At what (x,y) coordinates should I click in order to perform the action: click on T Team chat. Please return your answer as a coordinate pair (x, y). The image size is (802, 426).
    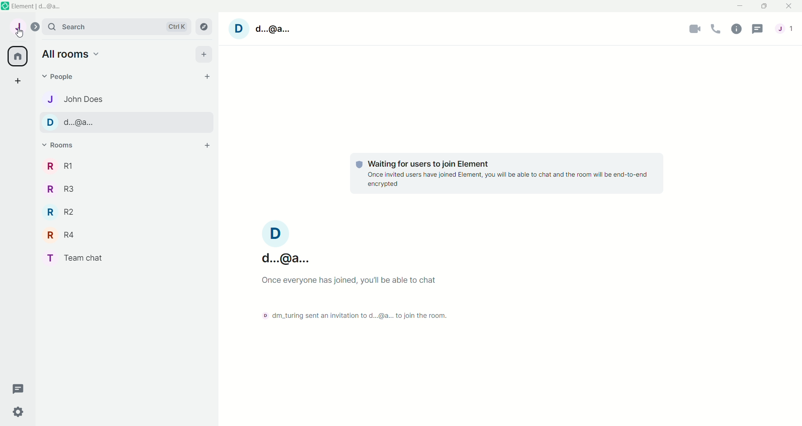
    Looking at the image, I should click on (76, 259).